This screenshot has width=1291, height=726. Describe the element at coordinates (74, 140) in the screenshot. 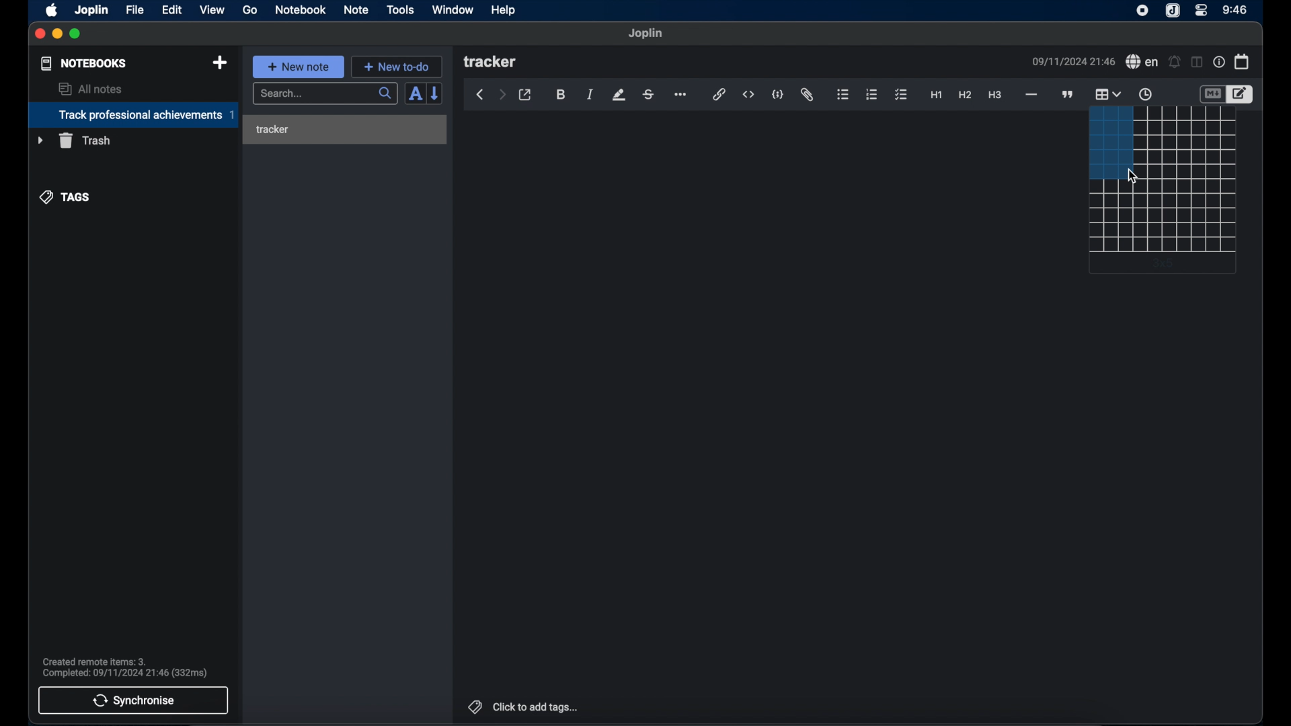

I see `trash` at that location.